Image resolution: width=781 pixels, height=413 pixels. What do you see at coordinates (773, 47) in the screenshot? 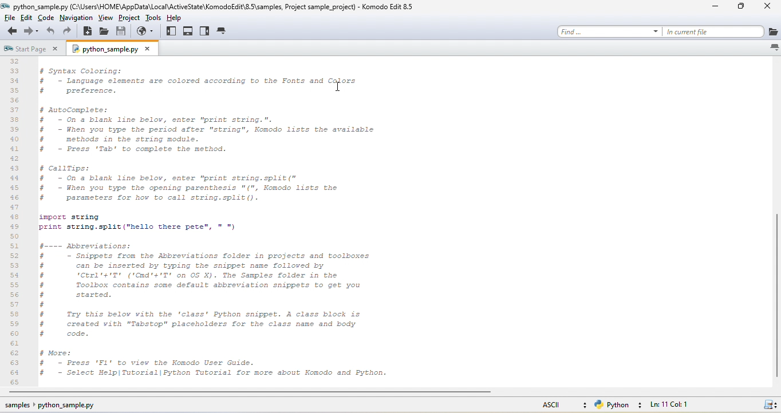
I see `list all tabs` at bounding box center [773, 47].